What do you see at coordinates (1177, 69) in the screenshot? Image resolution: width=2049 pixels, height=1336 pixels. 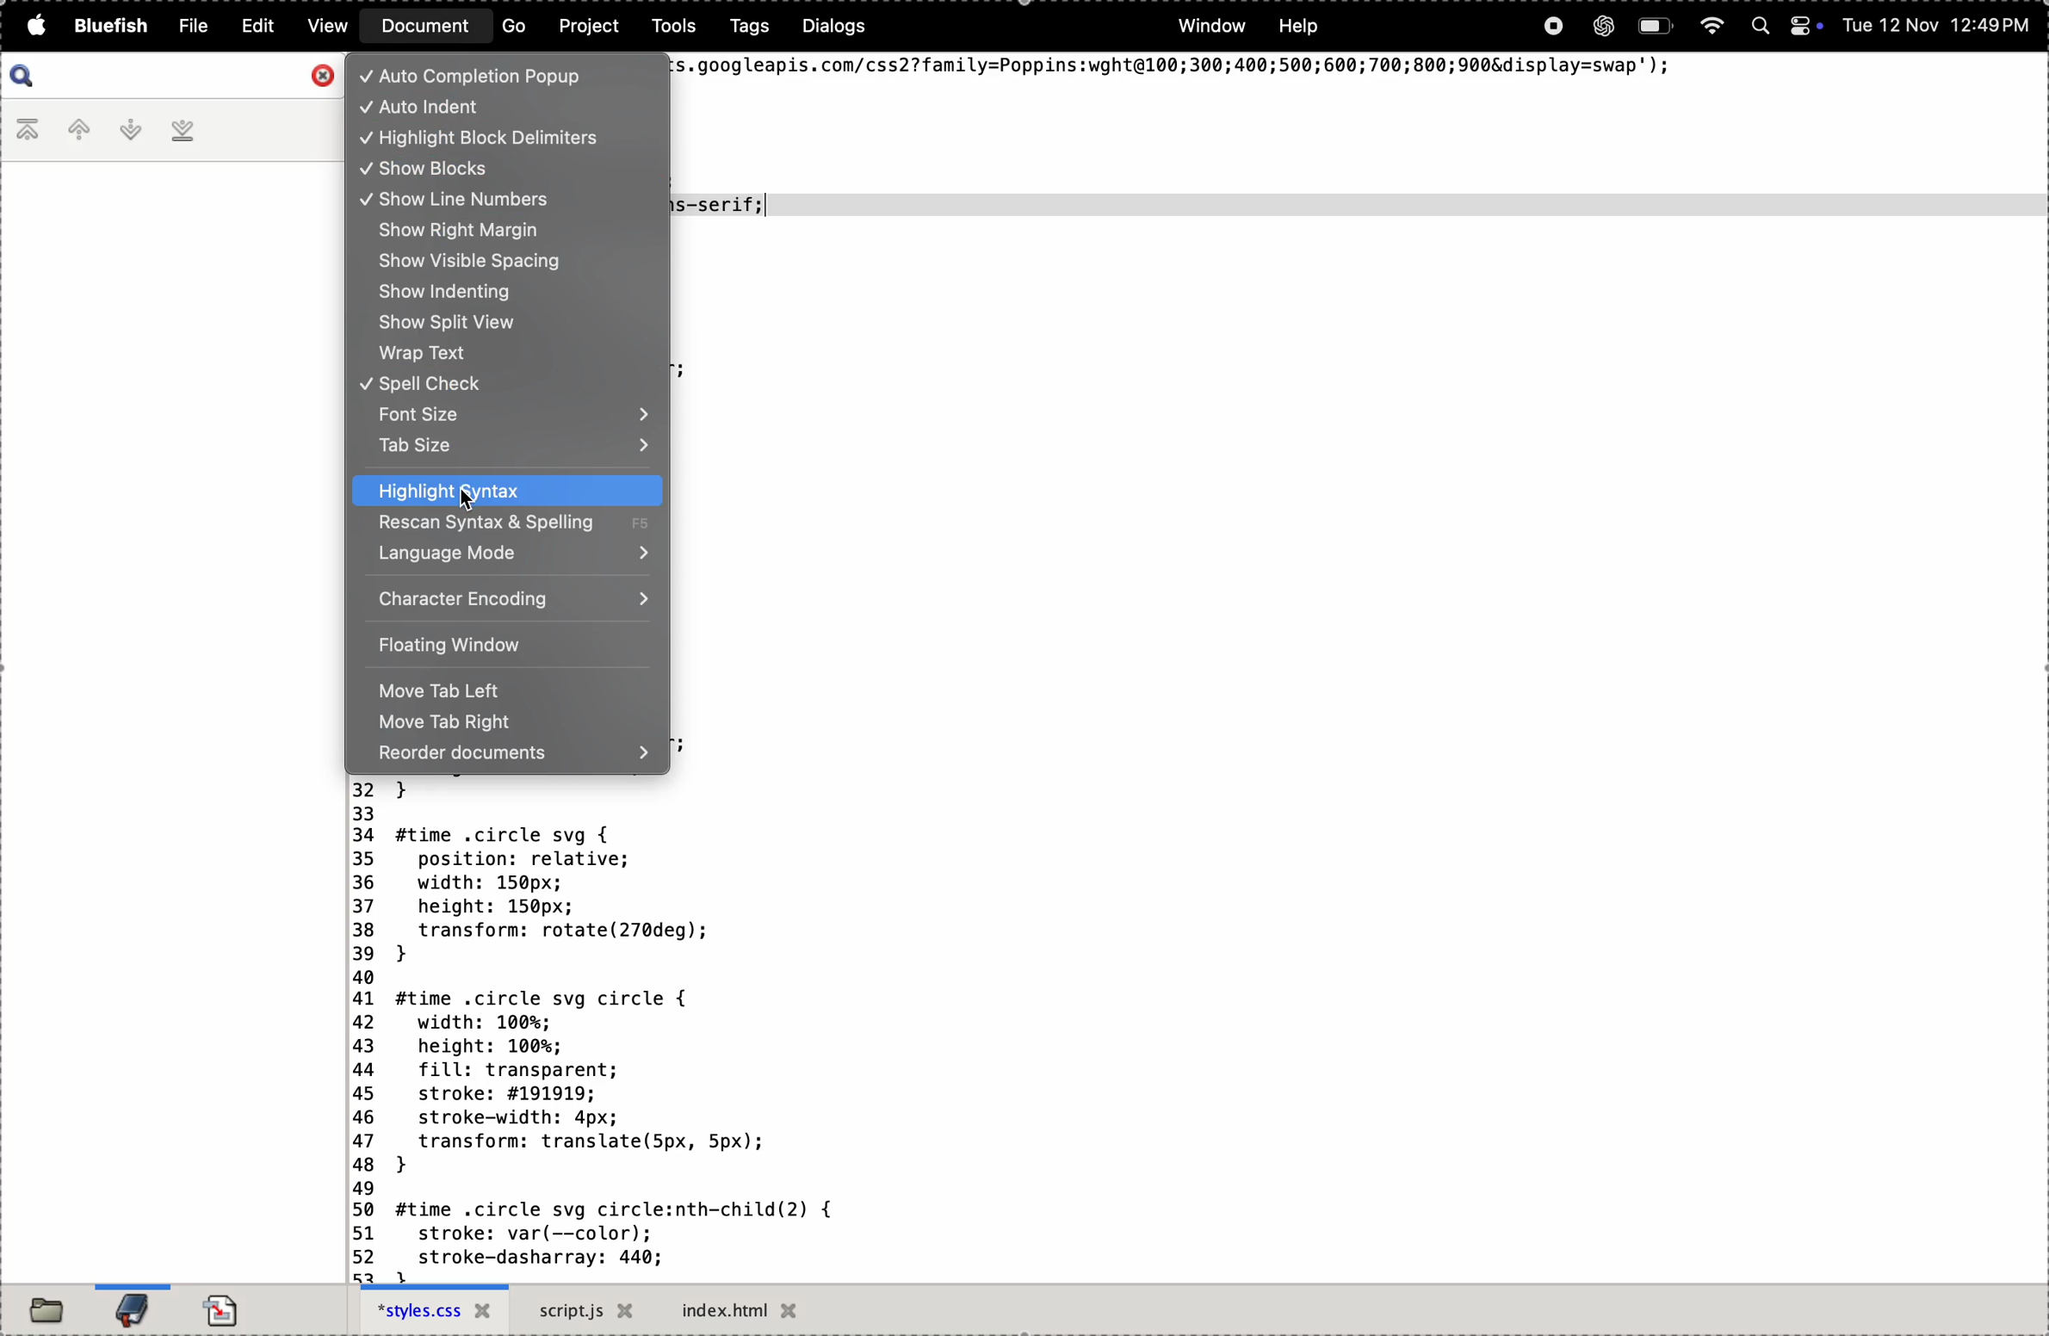 I see `s.googleapis.com/css2?family=Poppins:wght@100;300;400;500;600;700;800;900&display=swap"');` at bounding box center [1177, 69].